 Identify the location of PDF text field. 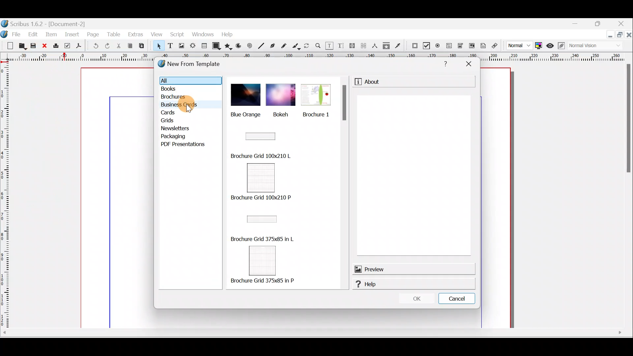
(449, 46).